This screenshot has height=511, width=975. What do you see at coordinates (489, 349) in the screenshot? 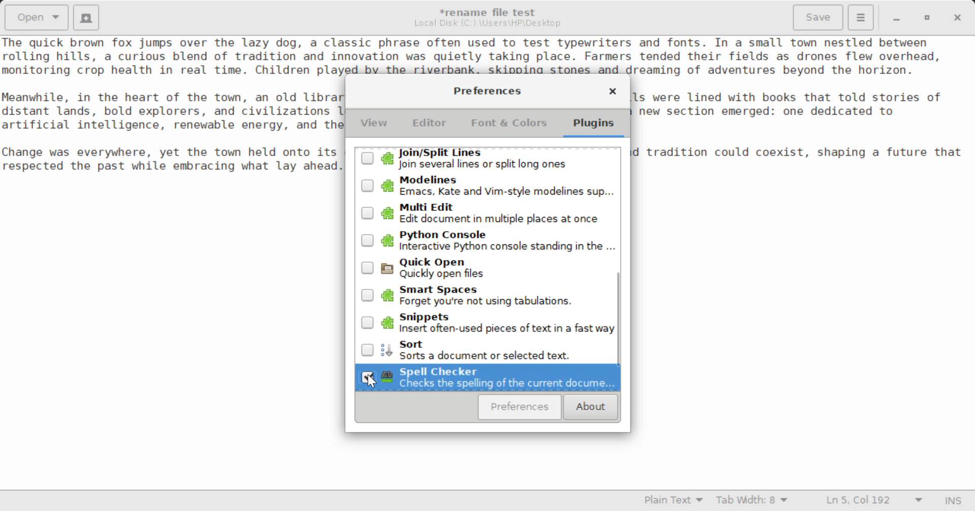
I see `Sort Plugin Button Unselected` at bounding box center [489, 349].